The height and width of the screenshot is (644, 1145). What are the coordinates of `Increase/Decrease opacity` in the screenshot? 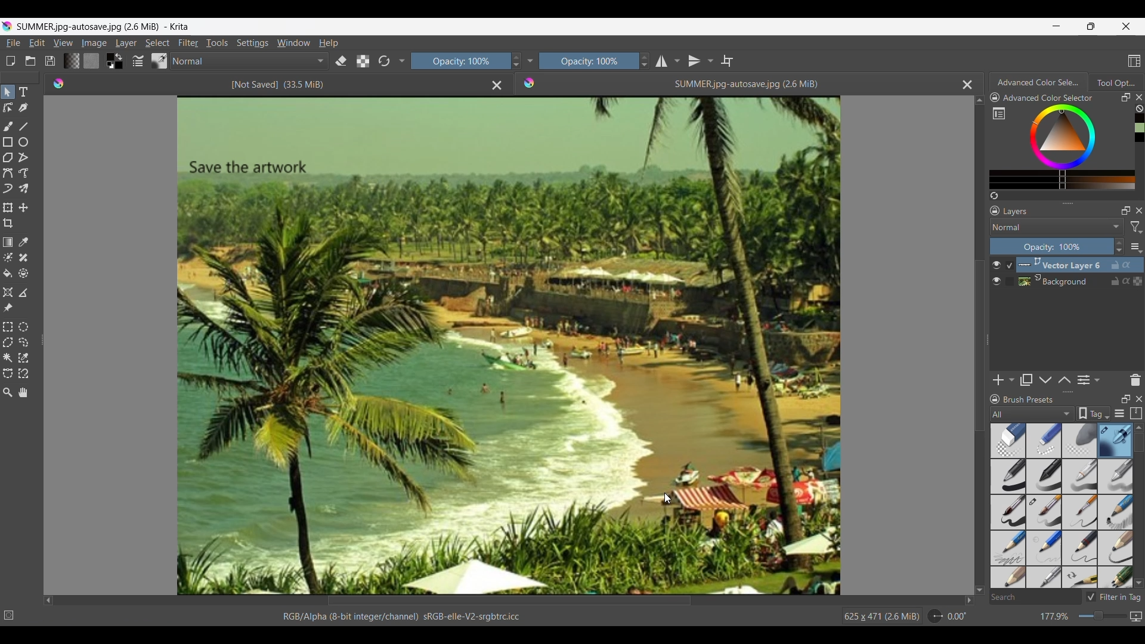 It's located at (515, 61).